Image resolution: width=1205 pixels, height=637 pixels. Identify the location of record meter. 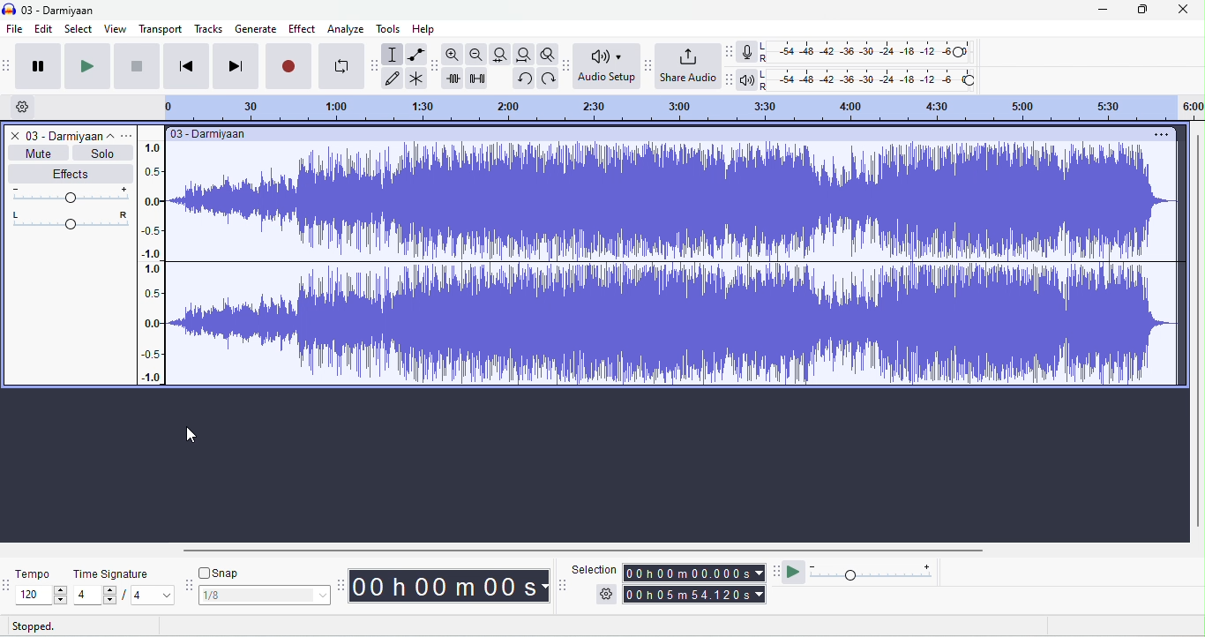
(746, 52).